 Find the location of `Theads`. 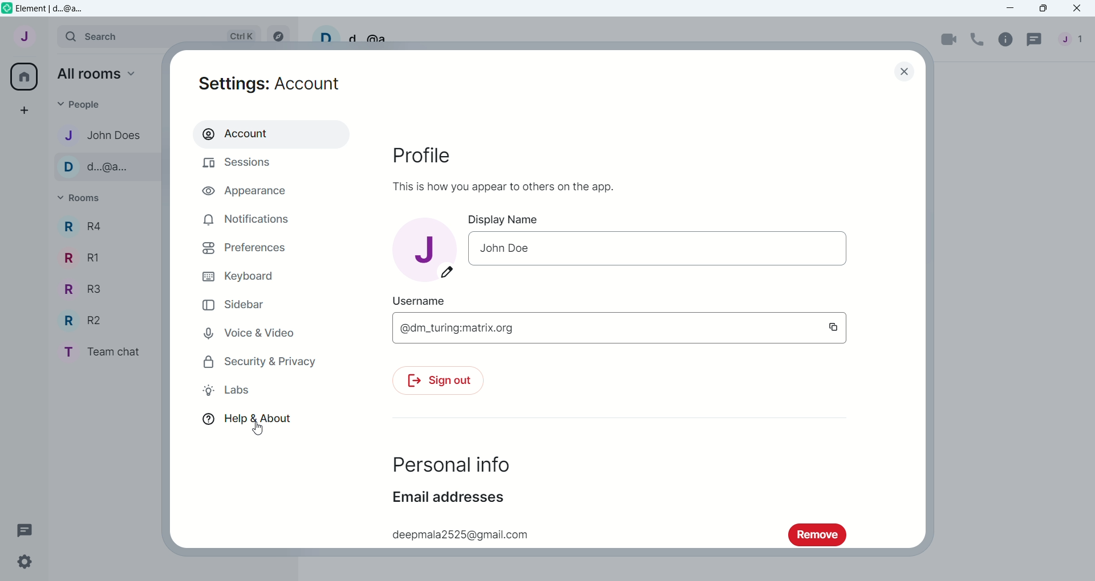

Theads is located at coordinates (26, 529).